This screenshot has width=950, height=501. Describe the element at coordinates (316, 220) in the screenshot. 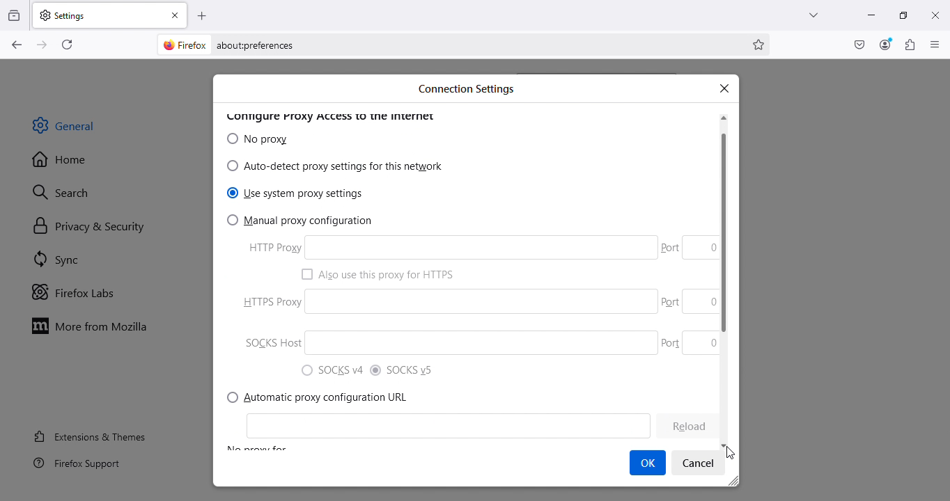

I see `7) Manual proxy configuration` at that location.